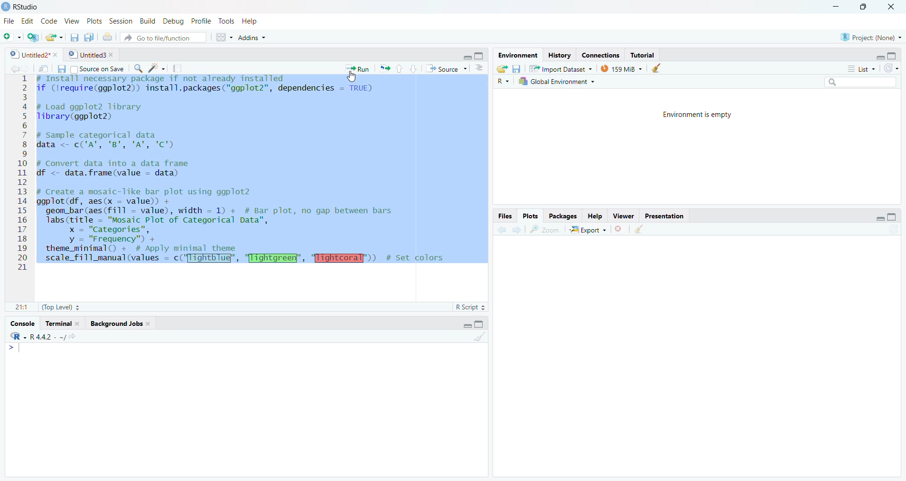  I want to click on Refresh, so click(891, 68).